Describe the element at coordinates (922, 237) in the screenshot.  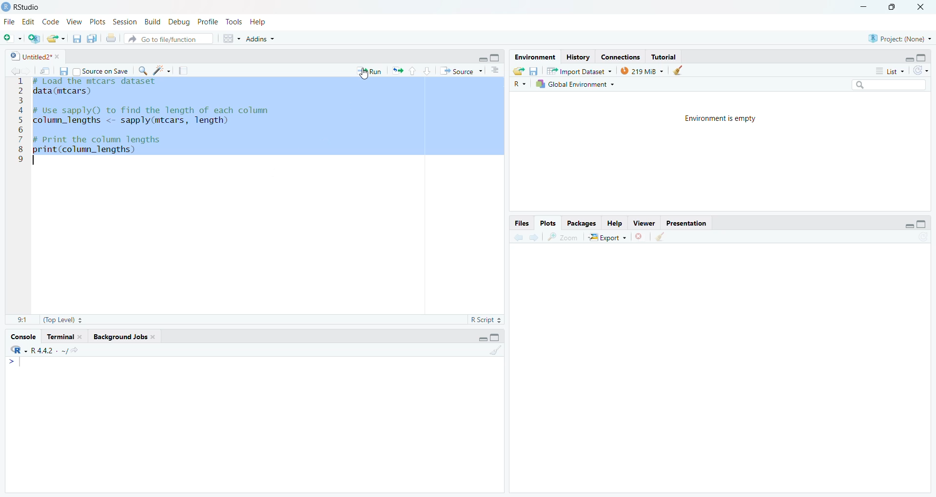
I see `Refresh list` at that location.